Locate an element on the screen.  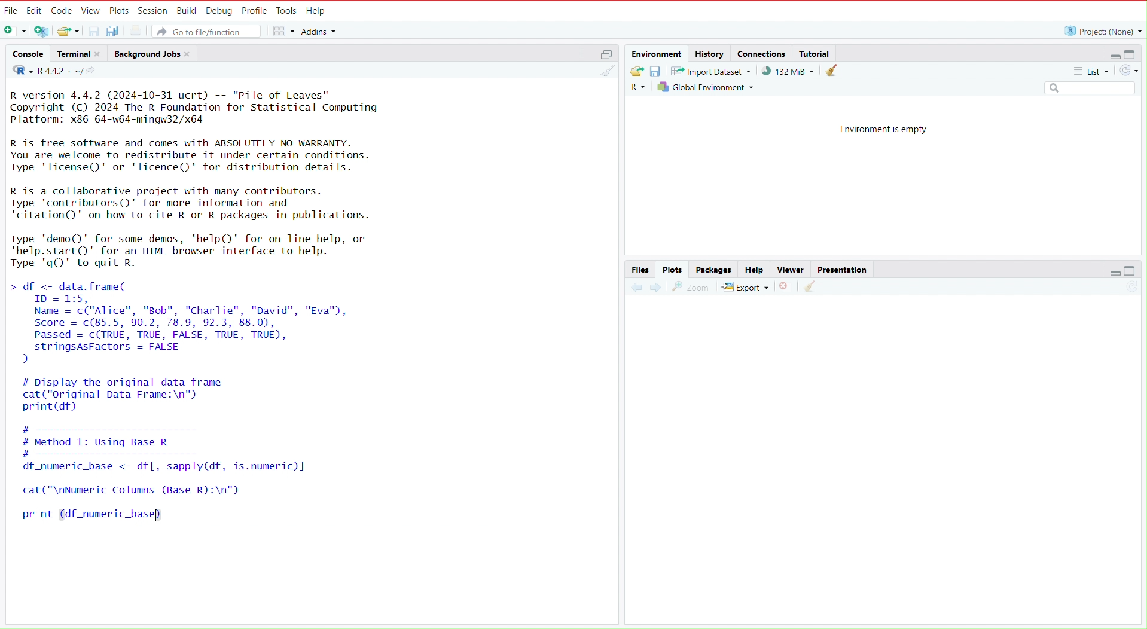
Build is located at coordinates (186, 10).